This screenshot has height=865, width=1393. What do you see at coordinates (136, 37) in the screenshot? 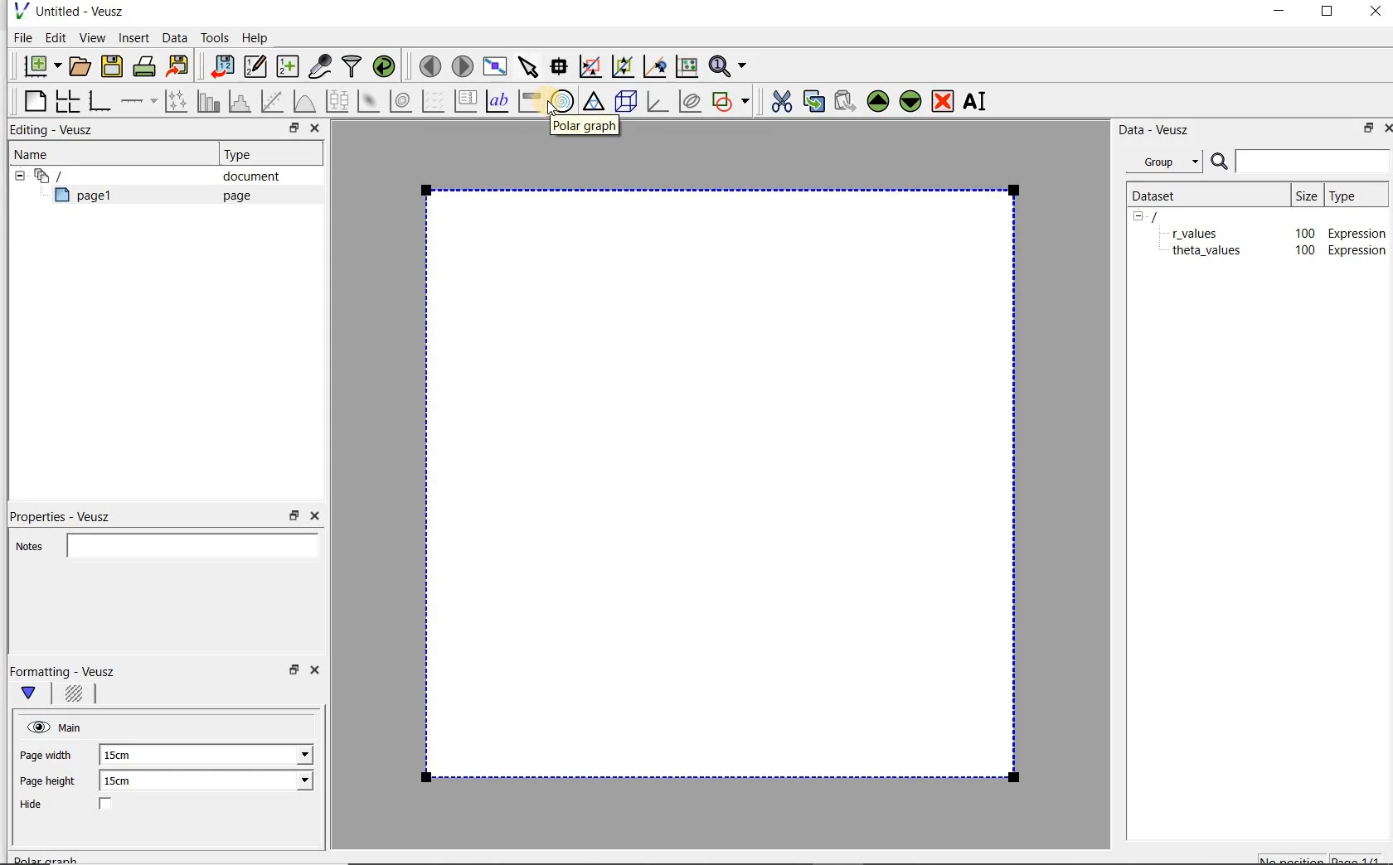
I see `Insert` at bounding box center [136, 37].